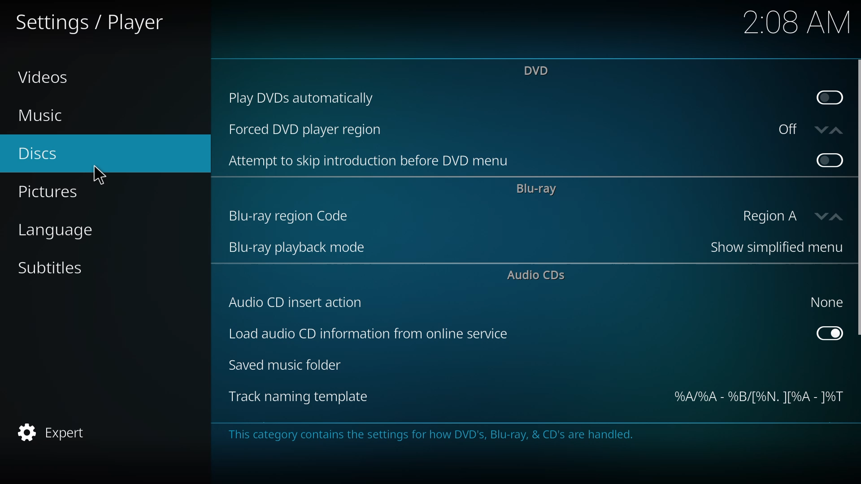 Image resolution: width=861 pixels, height=484 pixels. Describe the element at coordinates (41, 116) in the screenshot. I see `music` at that location.